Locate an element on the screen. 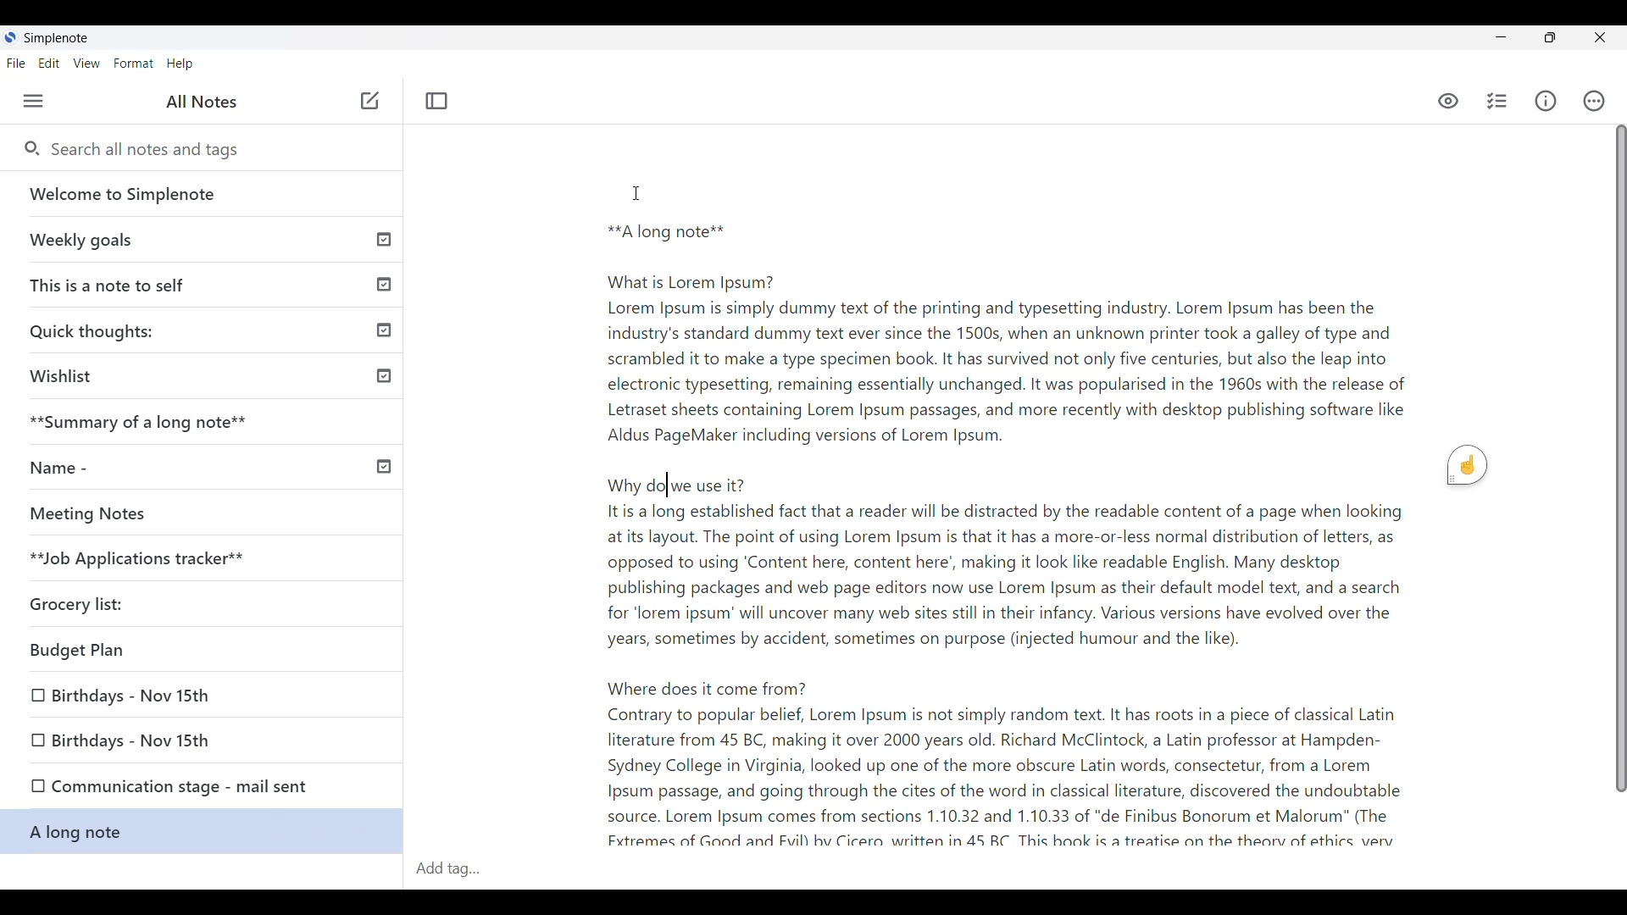 The height and width of the screenshot is (915, 1627). A long note is located at coordinates (200, 834).